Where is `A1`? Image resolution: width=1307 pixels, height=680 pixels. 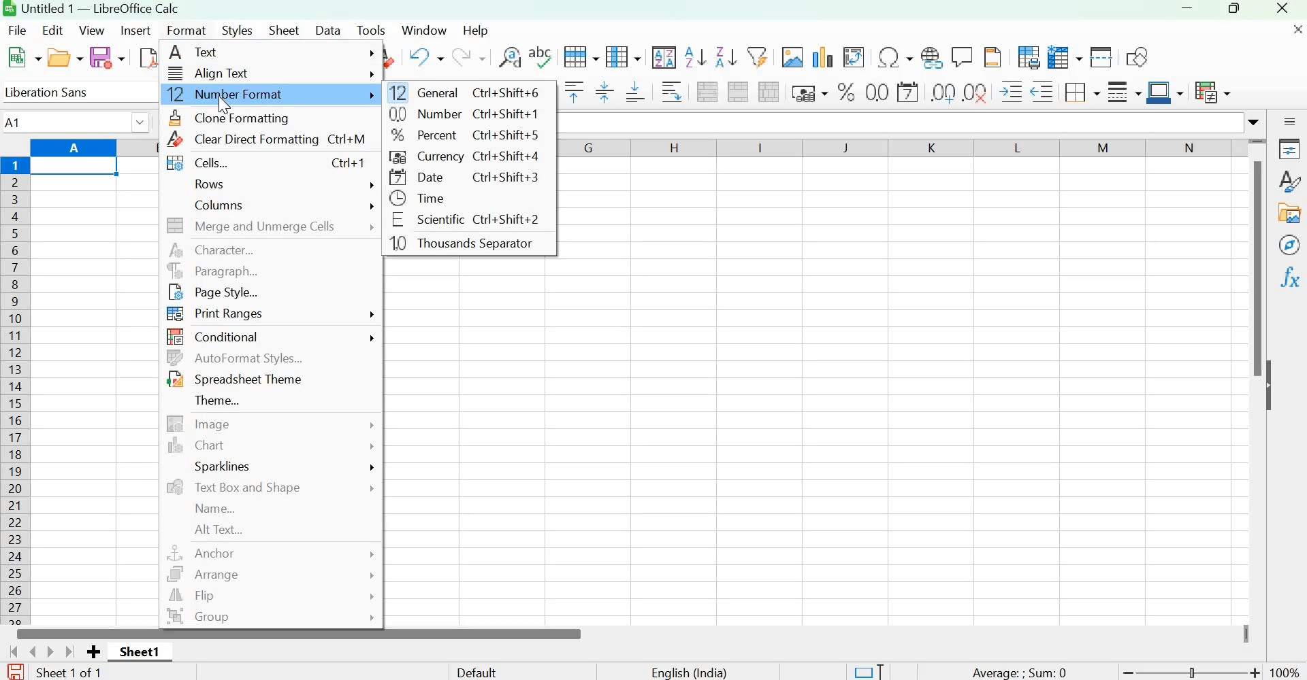 A1 is located at coordinates (78, 120).